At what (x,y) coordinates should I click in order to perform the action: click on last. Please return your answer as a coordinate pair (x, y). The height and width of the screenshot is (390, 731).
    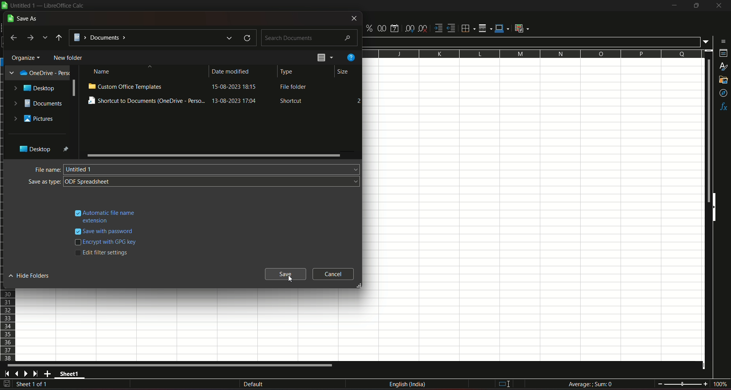
    Looking at the image, I should click on (14, 38).